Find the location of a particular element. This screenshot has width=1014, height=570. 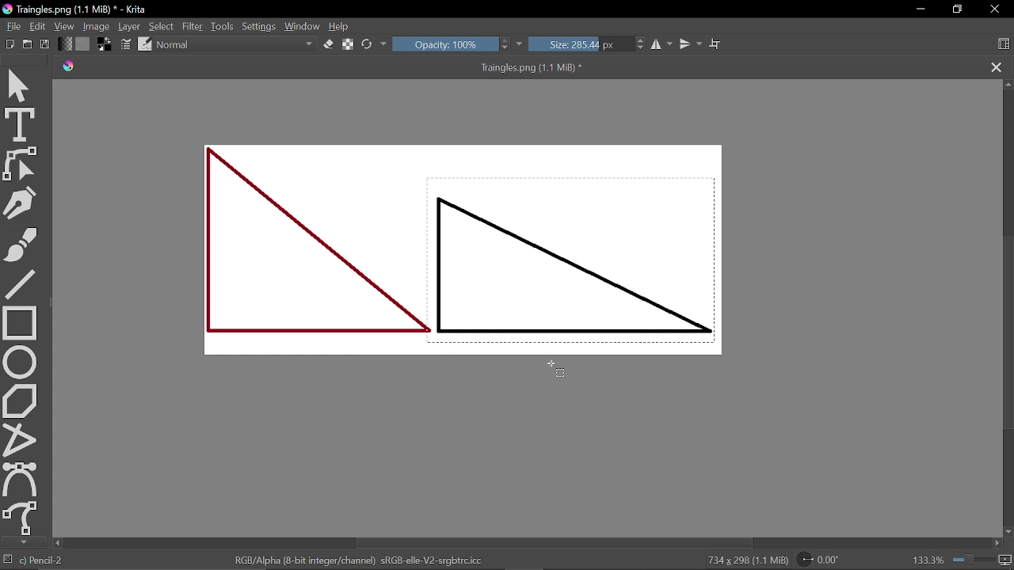

View is located at coordinates (64, 26).